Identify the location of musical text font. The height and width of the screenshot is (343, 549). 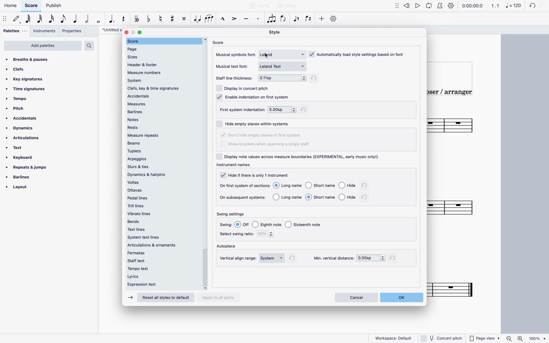
(234, 66).